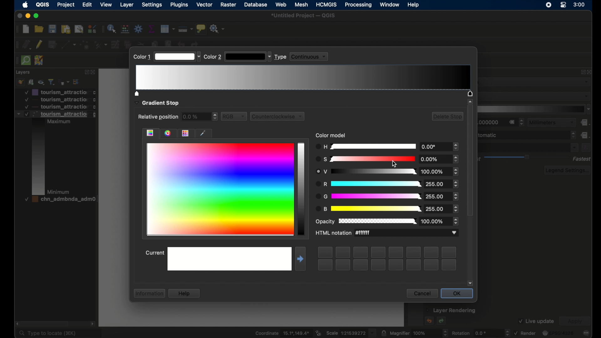 The height and width of the screenshot is (338, 601). Describe the element at coordinates (169, 133) in the screenshot. I see `color wheel` at that location.